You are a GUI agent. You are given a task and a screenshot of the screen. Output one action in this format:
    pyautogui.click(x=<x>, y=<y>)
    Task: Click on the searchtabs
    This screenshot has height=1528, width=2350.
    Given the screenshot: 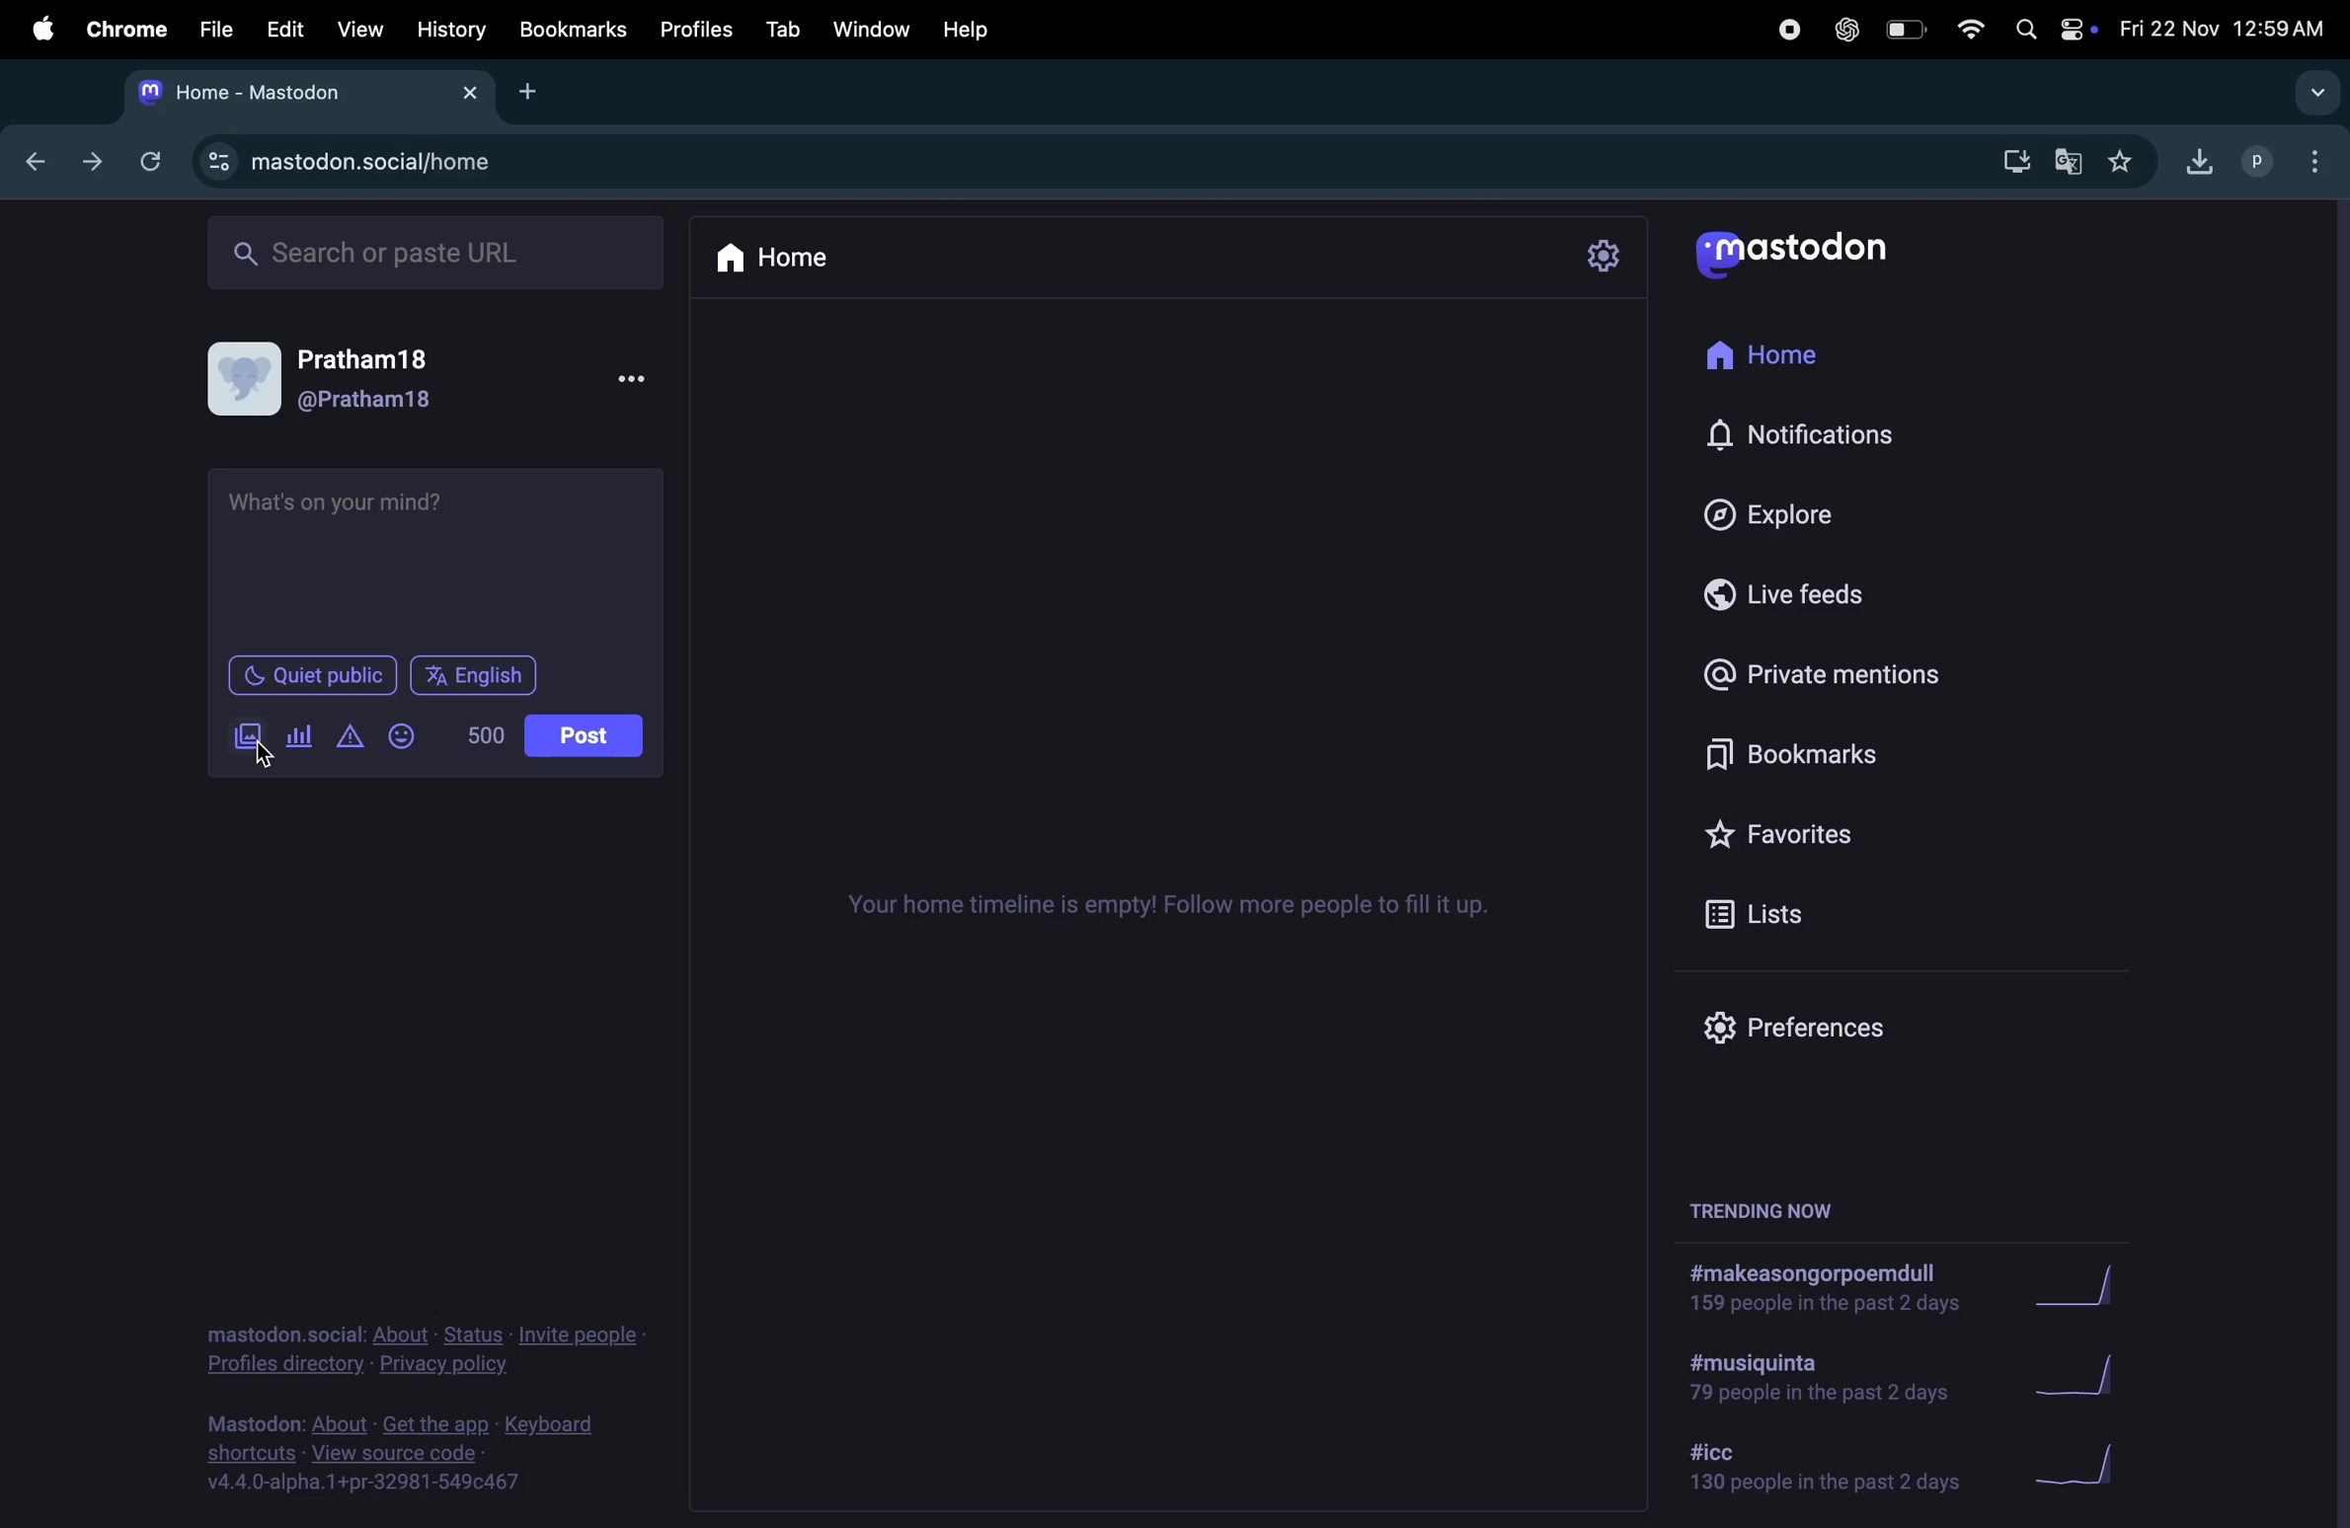 What is the action you would take?
    pyautogui.click(x=2311, y=97)
    